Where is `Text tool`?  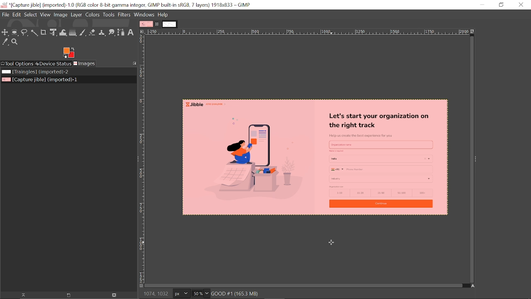 Text tool is located at coordinates (131, 32).